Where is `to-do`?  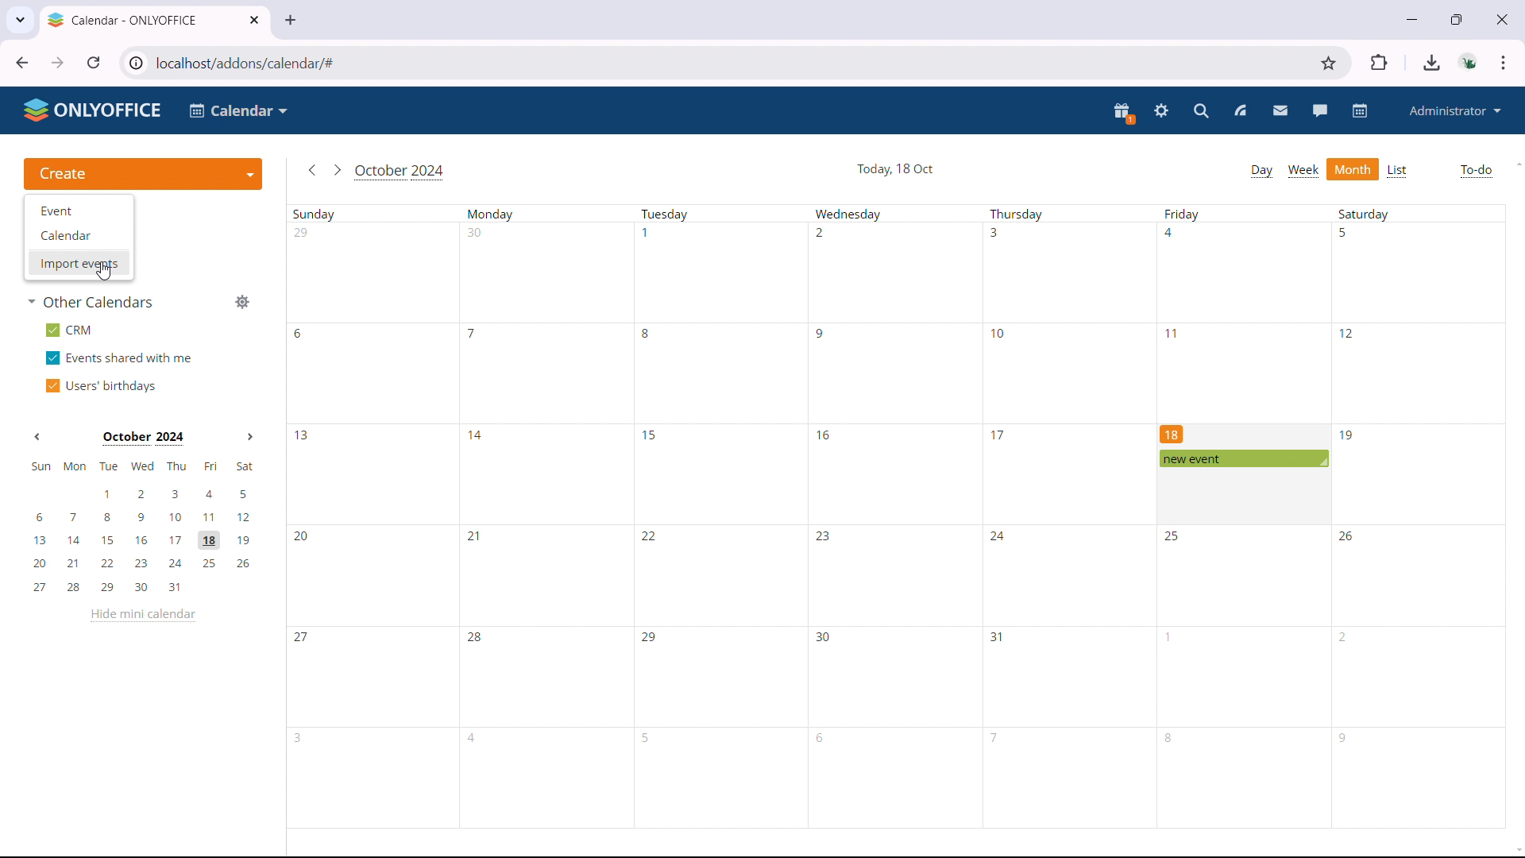 to-do is located at coordinates (1476, 171).